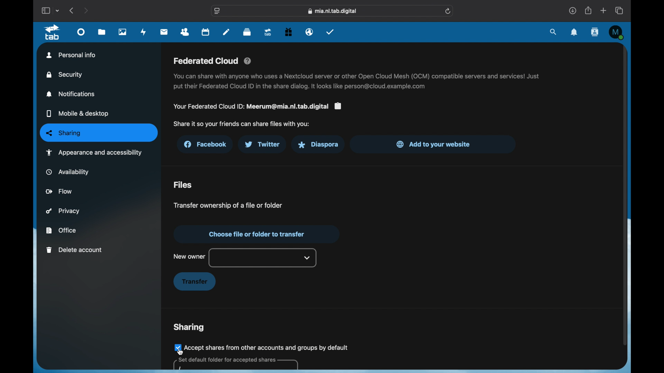 The height and width of the screenshot is (373, 664). I want to click on contacts, so click(185, 32).